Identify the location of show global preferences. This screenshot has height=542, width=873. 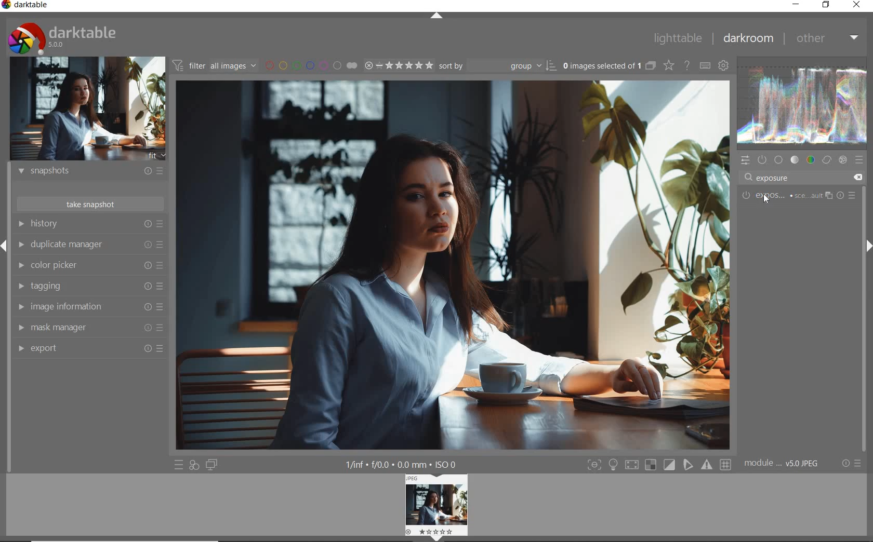
(724, 65).